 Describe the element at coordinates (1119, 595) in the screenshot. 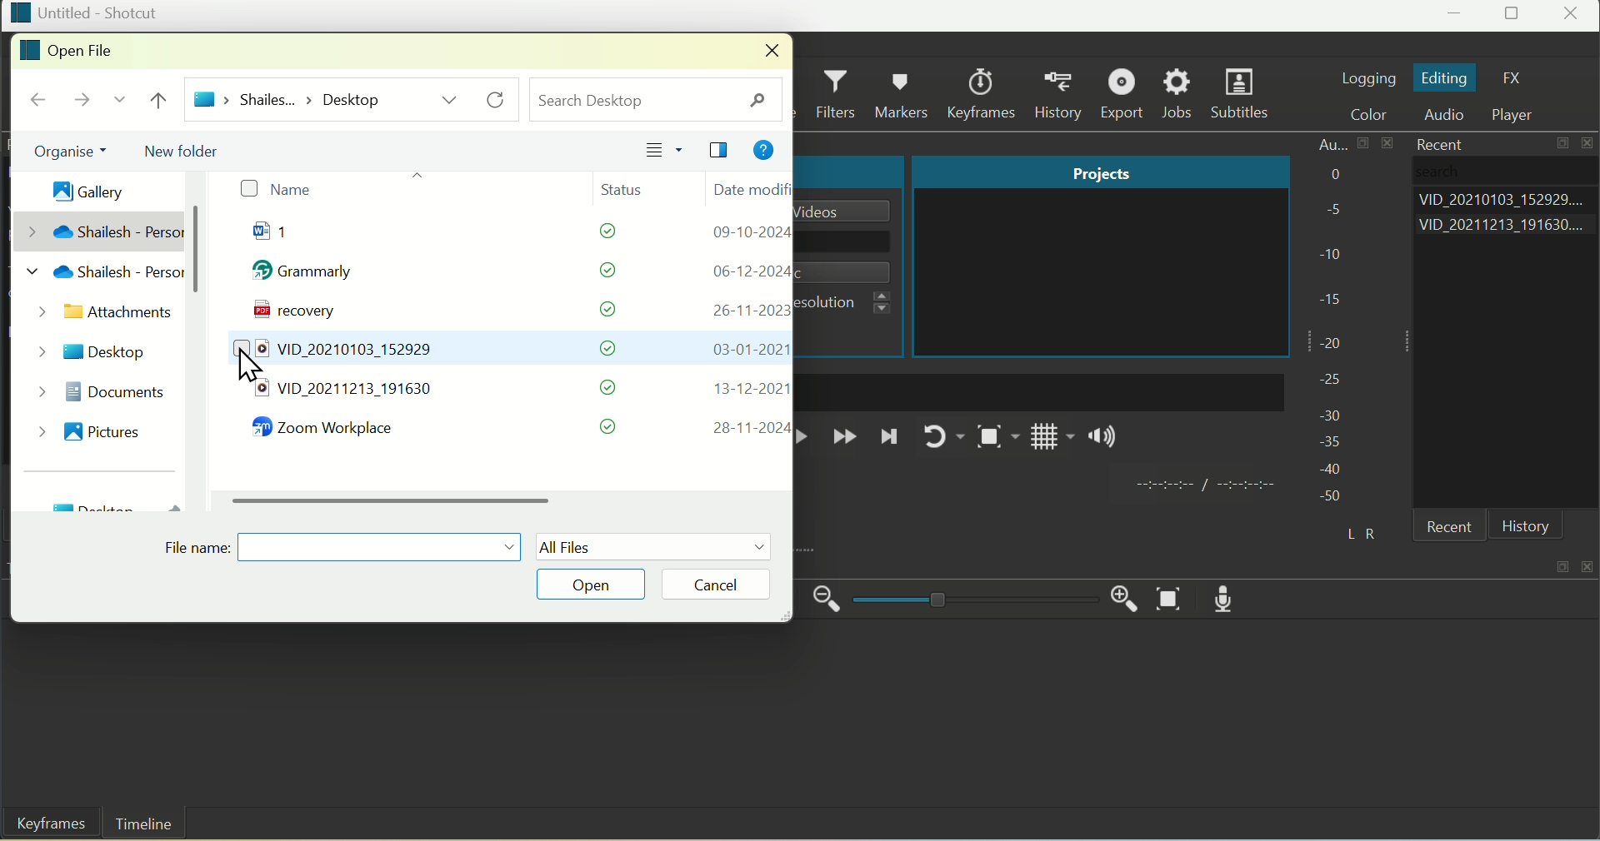

I see `Zoom in` at that location.